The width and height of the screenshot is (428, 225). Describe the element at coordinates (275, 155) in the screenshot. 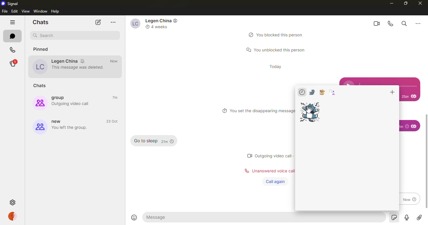

I see `outgoing video call 20m` at that location.